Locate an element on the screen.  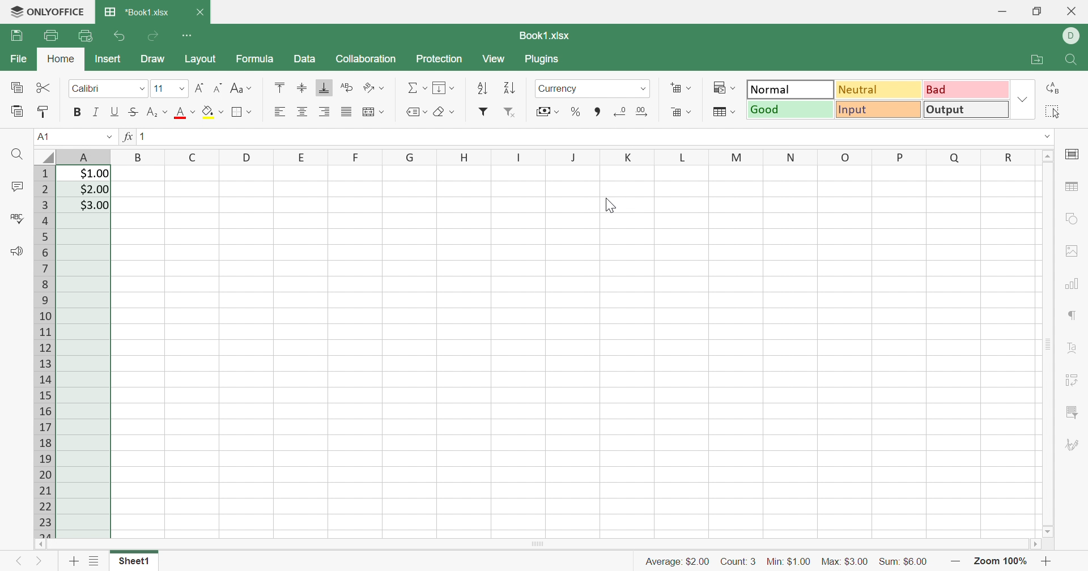
A1 is located at coordinates (41, 136).